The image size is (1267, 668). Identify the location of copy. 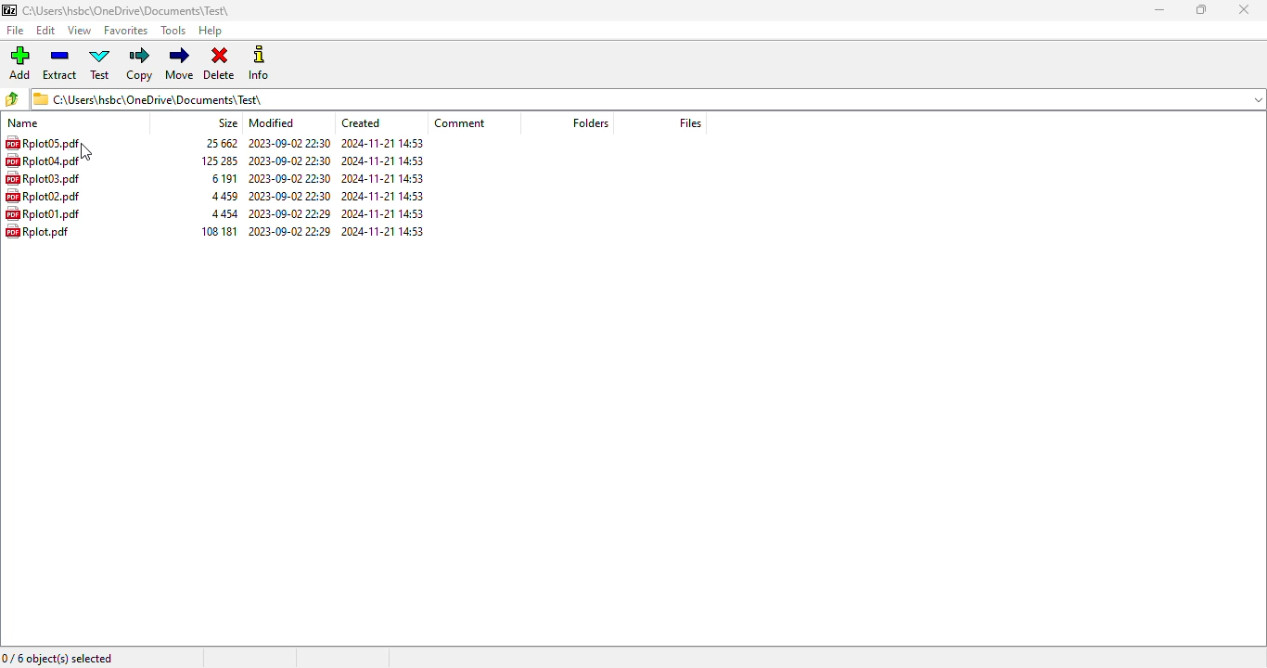
(140, 64).